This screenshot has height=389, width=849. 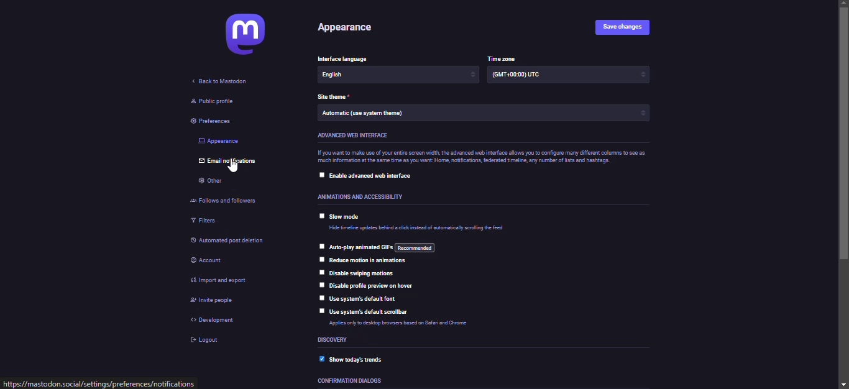 I want to click on theme, so click(x=368, y=115).